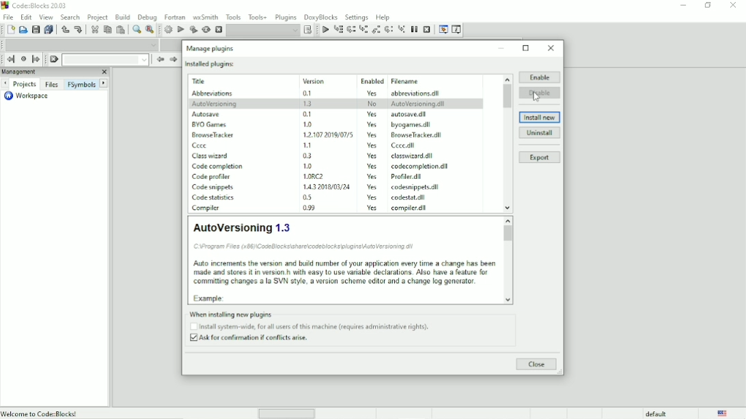  Describe the element at coordinates (309, 246) in the screenshot. I see `Plugin location` at that location.